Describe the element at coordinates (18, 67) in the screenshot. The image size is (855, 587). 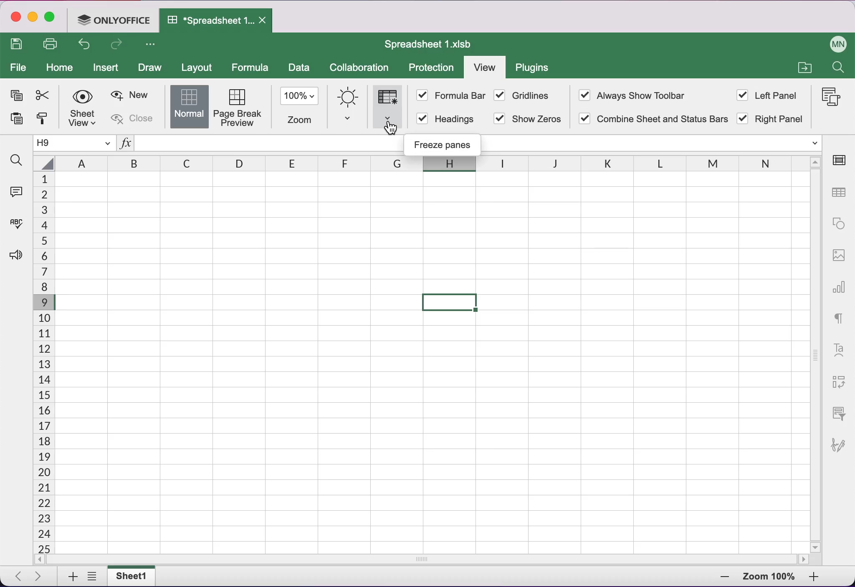
I see `file` at that location.